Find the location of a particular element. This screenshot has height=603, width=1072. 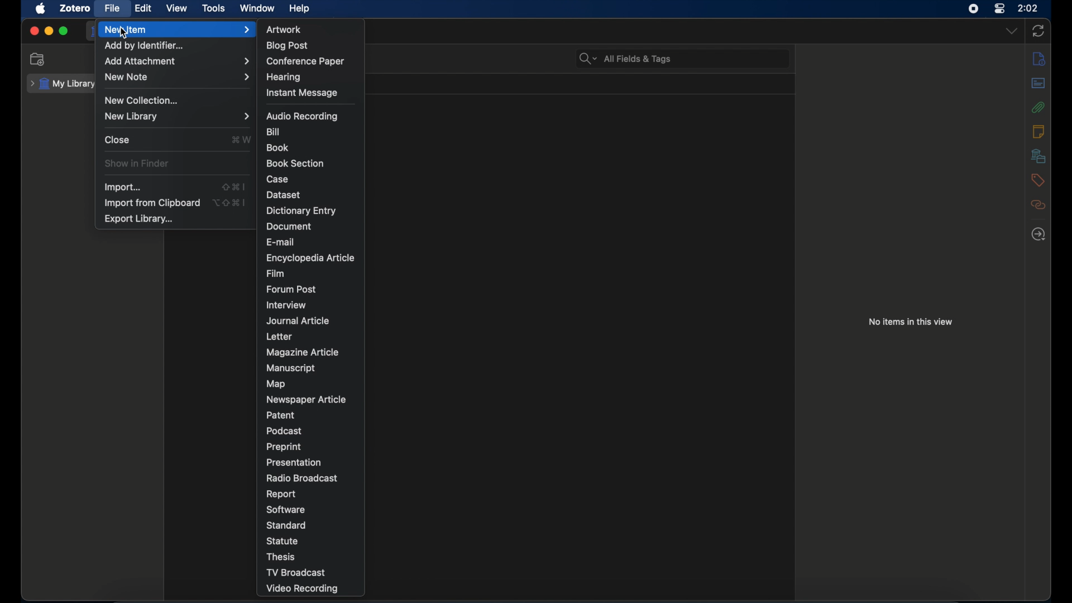

cursor is located at coordinates (125, 34).